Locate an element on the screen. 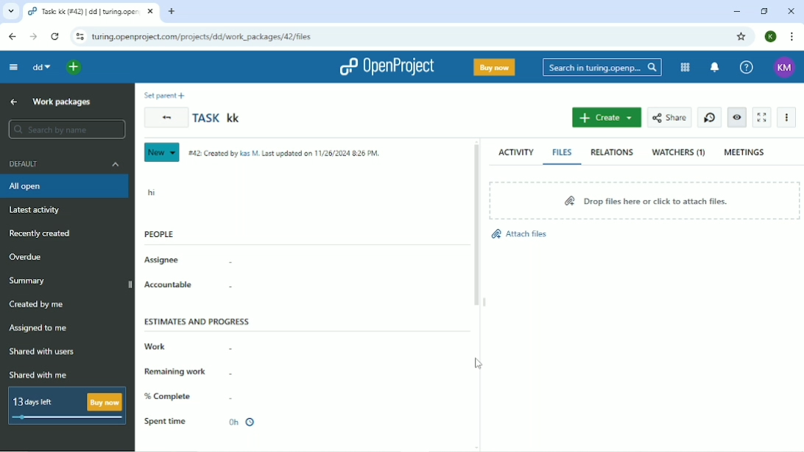 The height and width of the screenshot is (452, 804). Reload this page is located at coordinates (57, 37).